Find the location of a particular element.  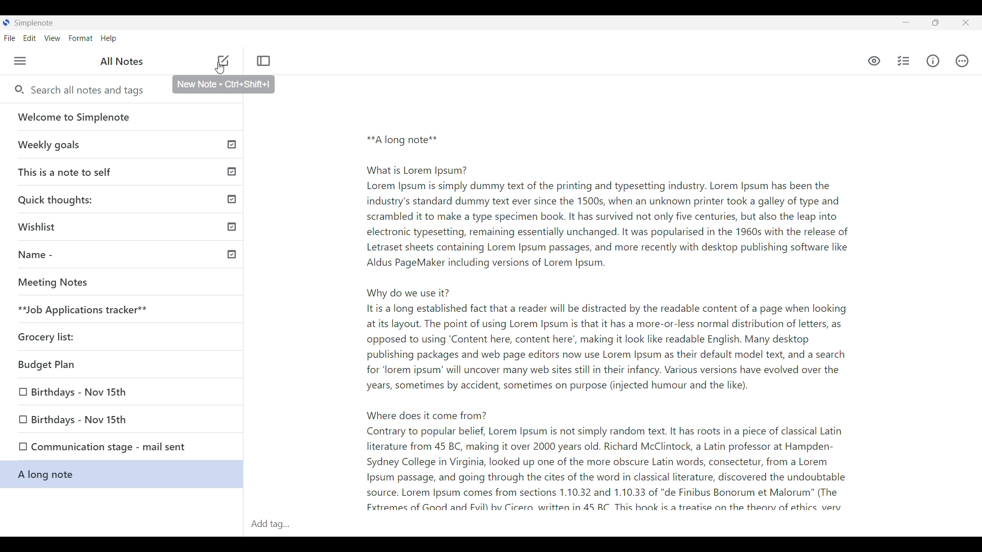

Name is located at coordinates (126, 252).